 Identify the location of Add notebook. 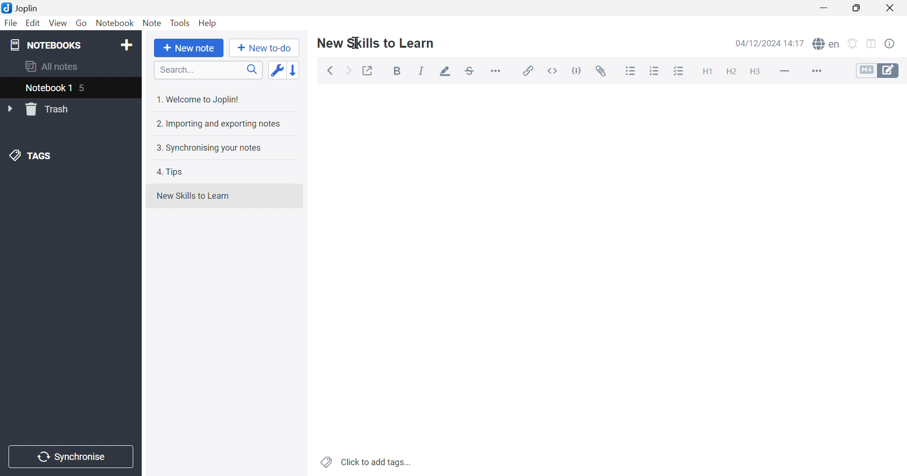
(127, 46).